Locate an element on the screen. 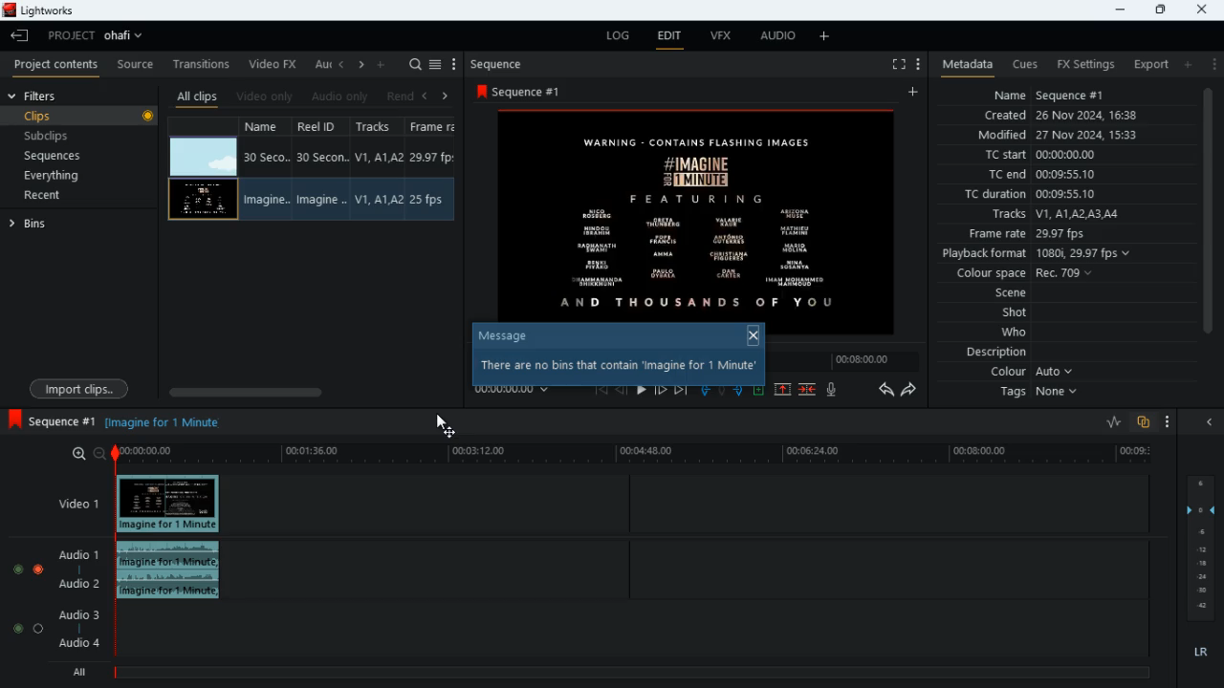 The height and width of the screenshot is (688, 1224). mic is located at coordinates (836, 392).